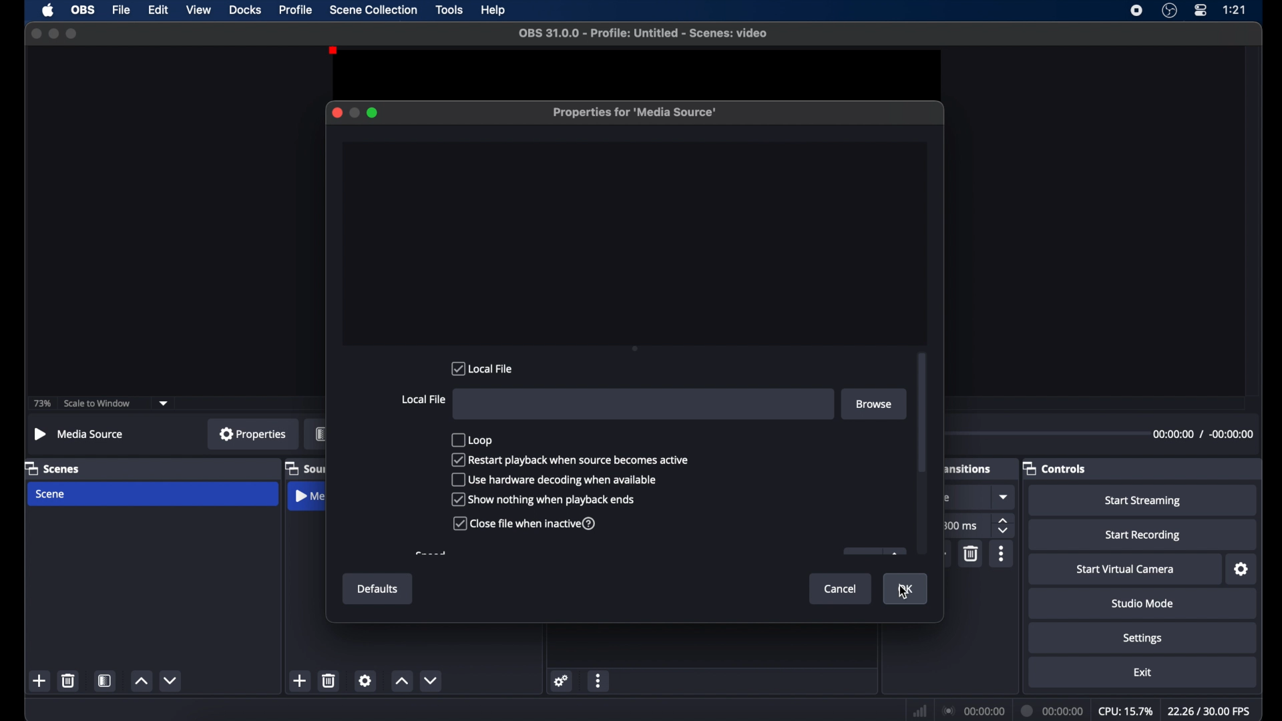  Describe the element at coordinates (572, 459) in the screenshot. I see `restart playback when source becomes active` at that location.